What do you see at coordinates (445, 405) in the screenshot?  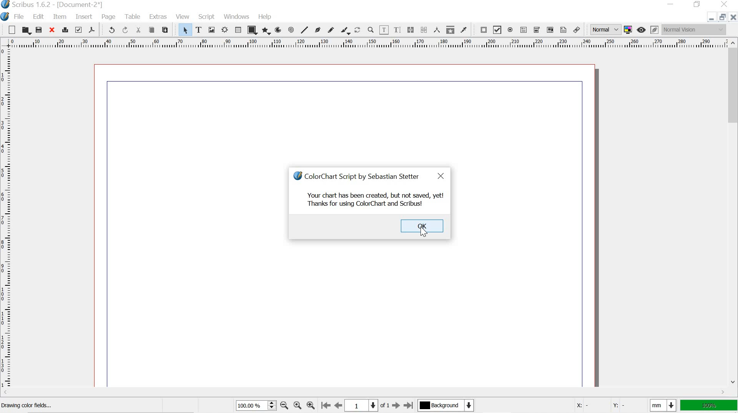 I see `Background color` at bounding box center [445, 405].